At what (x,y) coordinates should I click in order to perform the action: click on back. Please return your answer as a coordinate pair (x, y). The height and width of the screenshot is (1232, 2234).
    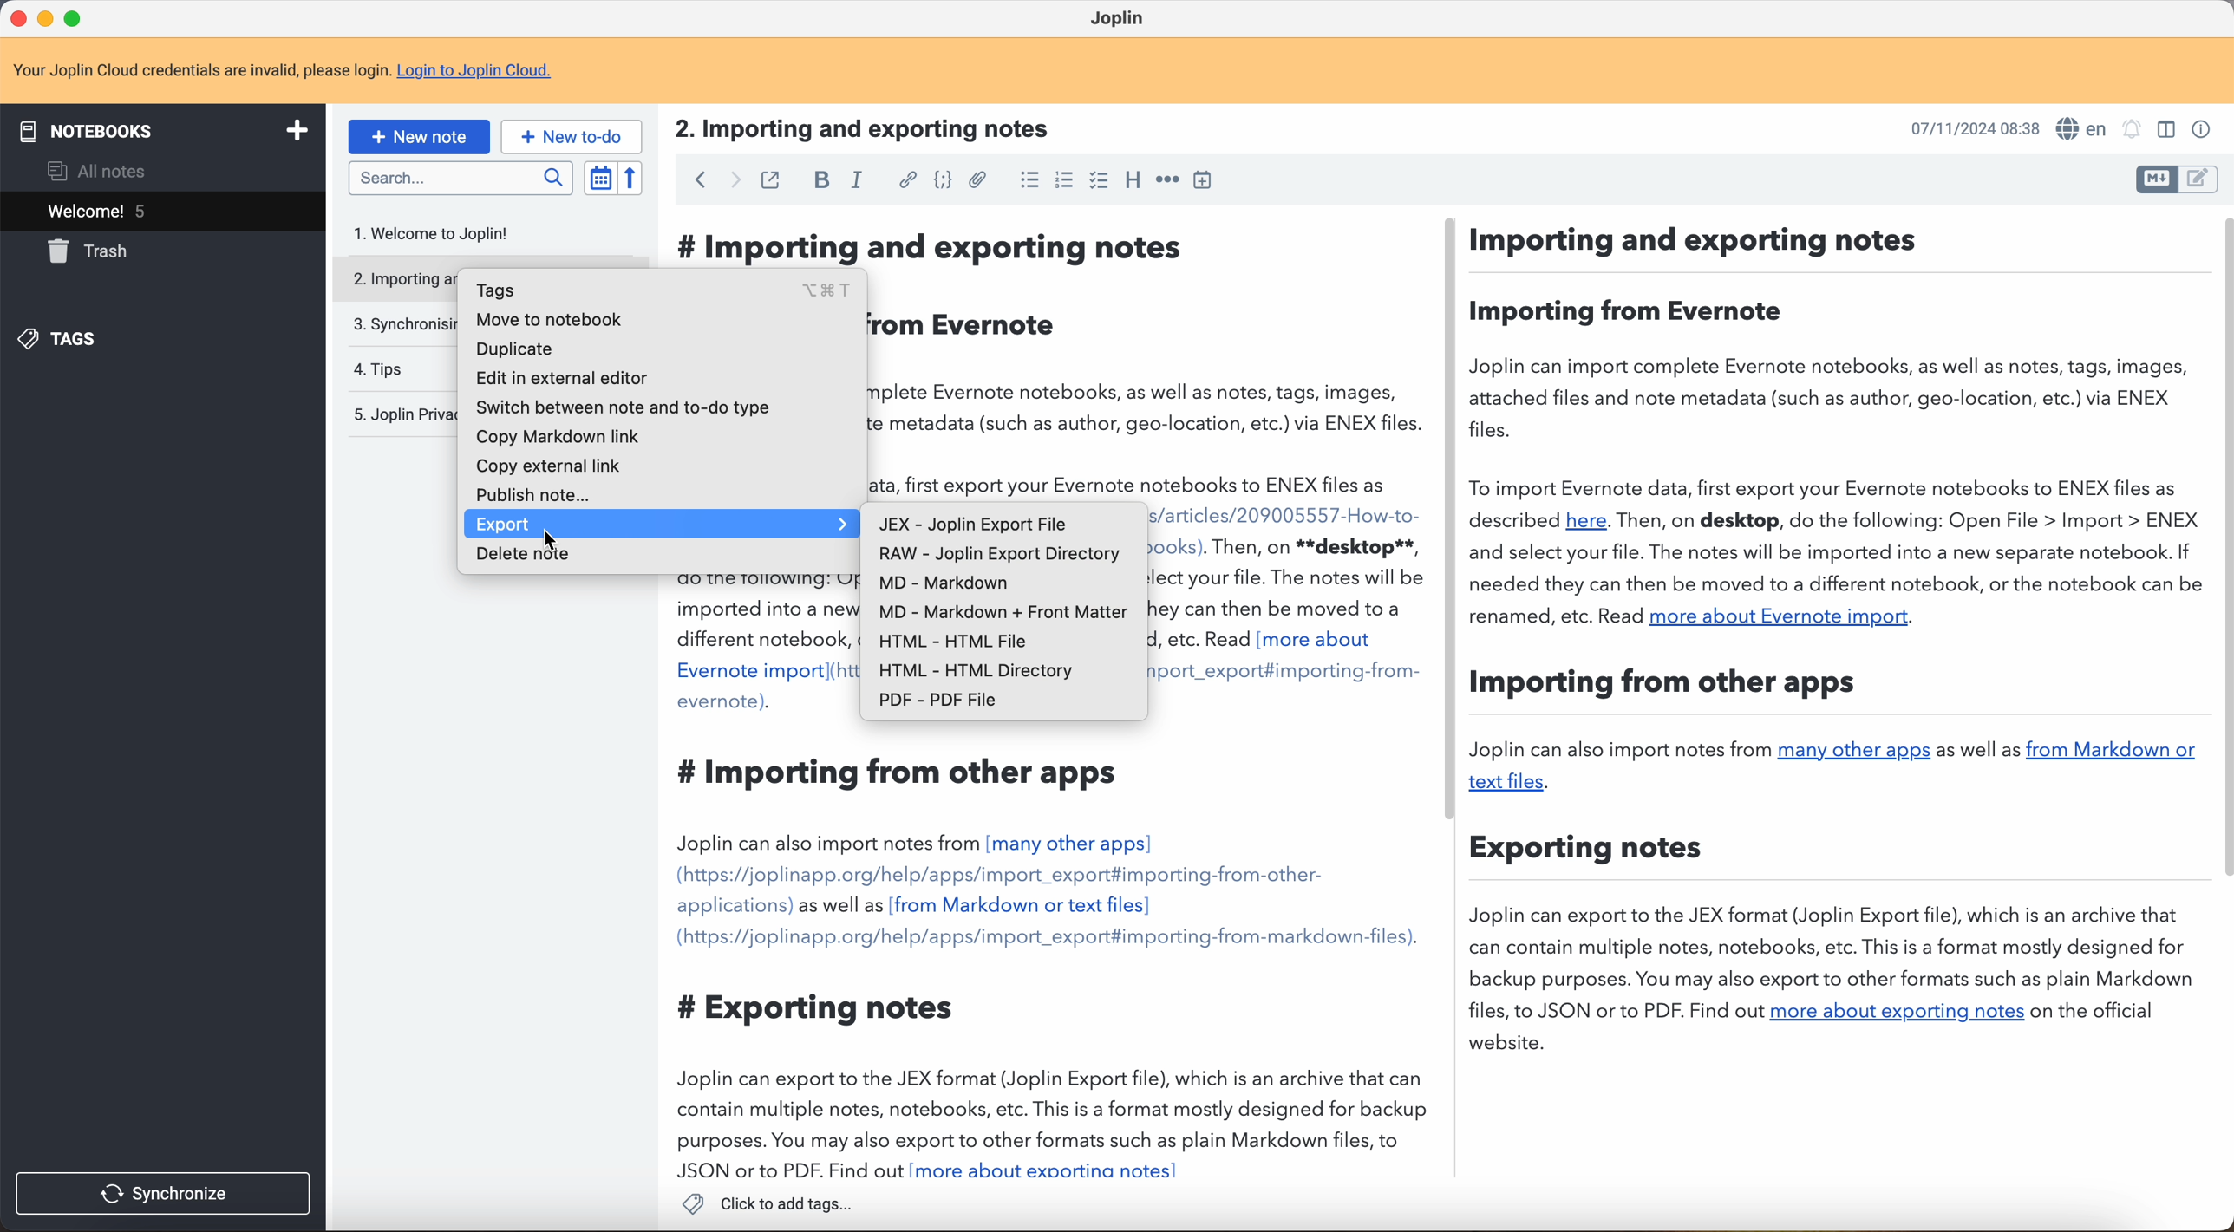
    Looking at the image, I should click on (696, 181).